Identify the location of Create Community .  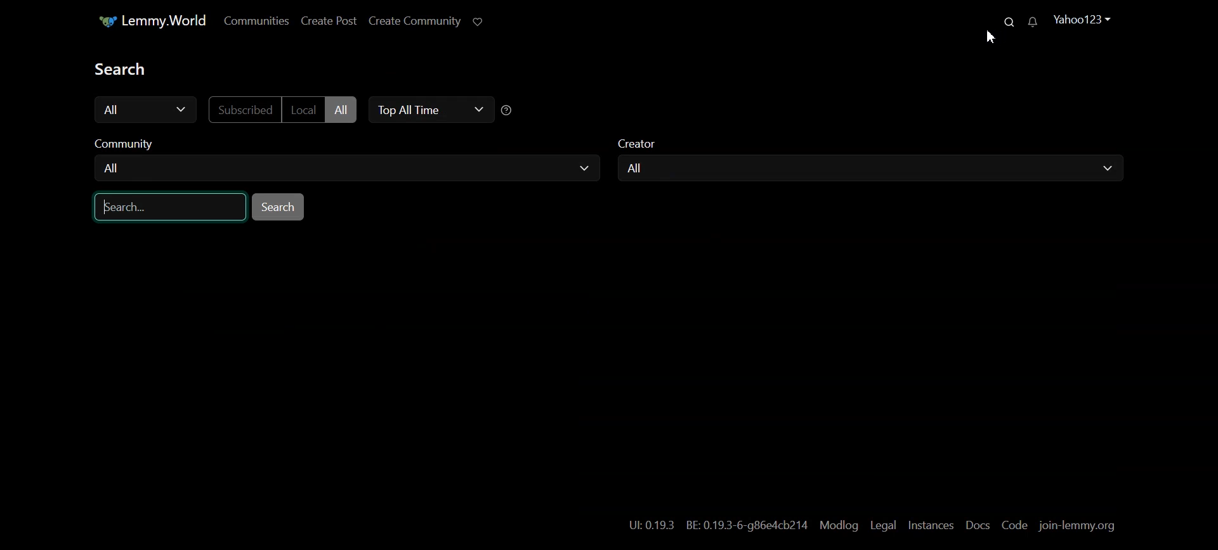
(416, 20).